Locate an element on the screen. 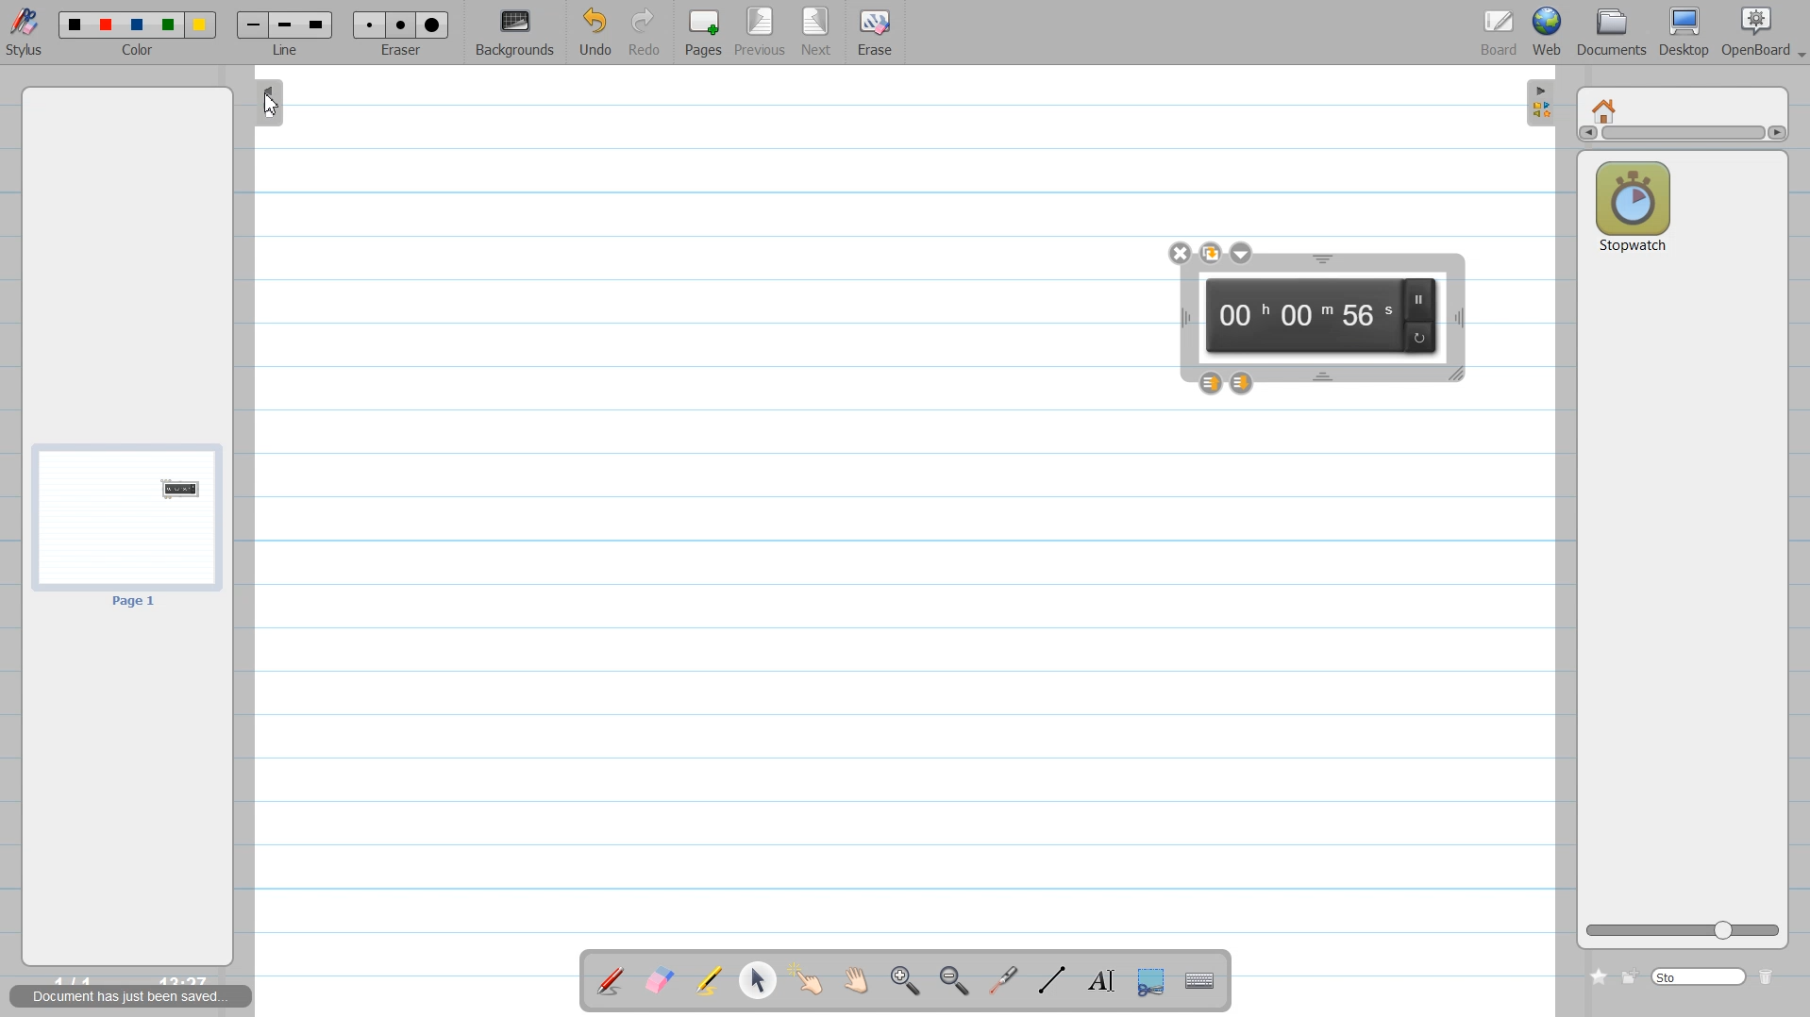  00 is located at coordinates (1304, 318).